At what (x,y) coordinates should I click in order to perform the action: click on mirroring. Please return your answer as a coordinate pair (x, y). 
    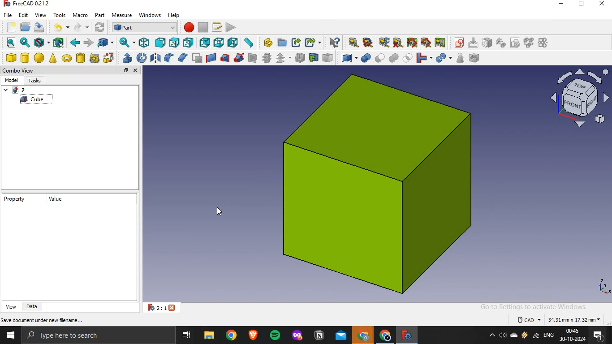
    Looking at the image, I should click on (155, 58).